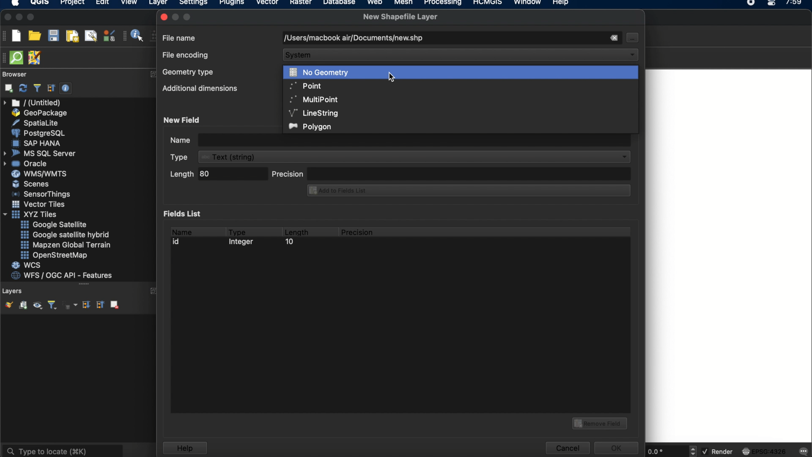 This screenshot has height=457, width=812. What do you see at coordinates (23, 306) in the screenshot?
I see `add group` at bounding box center [23, 306].